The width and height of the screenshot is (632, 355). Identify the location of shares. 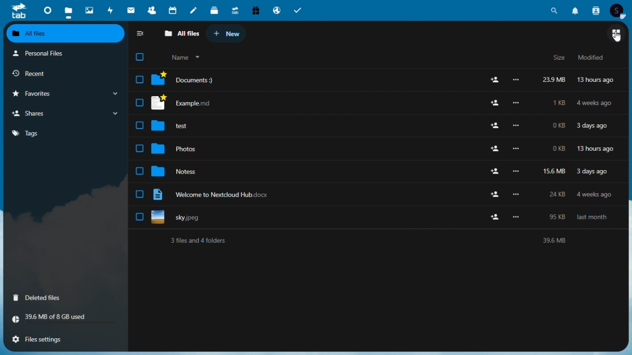
(64, 113).